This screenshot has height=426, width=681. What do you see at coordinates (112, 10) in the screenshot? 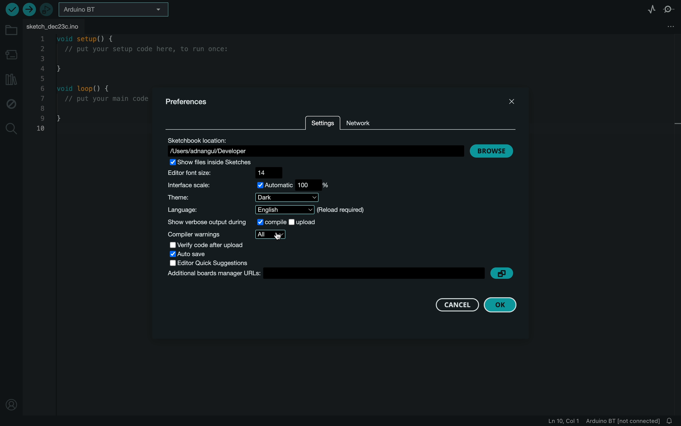
I see `board selecter` at bounding box center [112, 10].